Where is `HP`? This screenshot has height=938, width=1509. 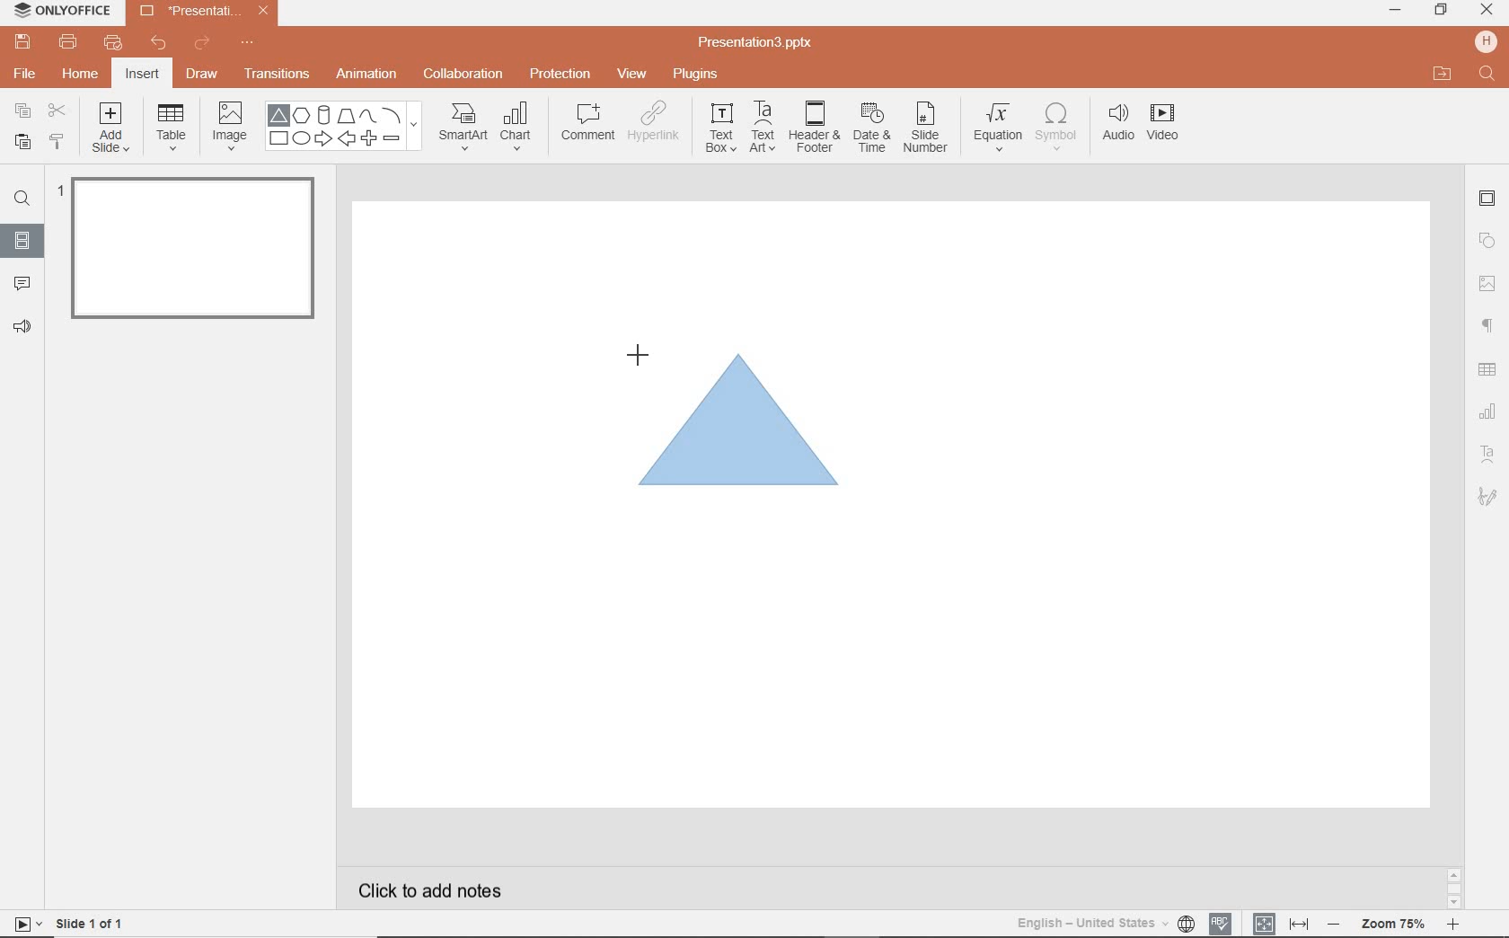 HP is located at coordinates (1487, 41).